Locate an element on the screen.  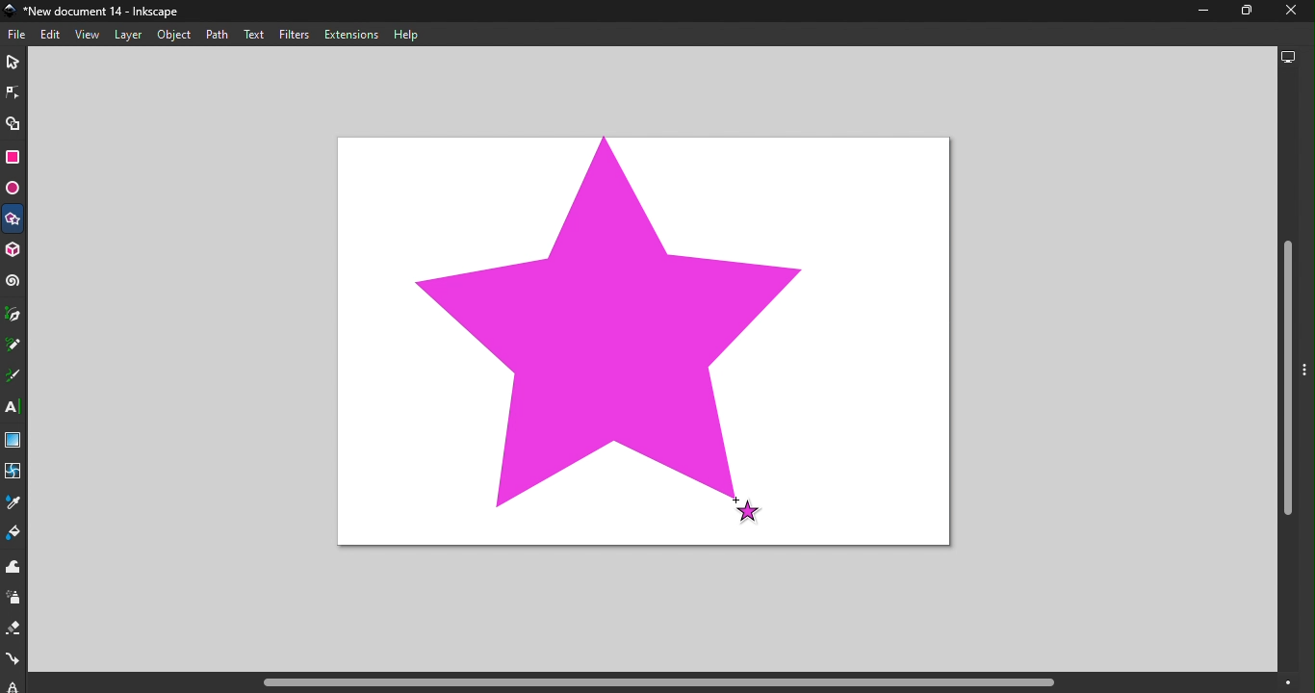
Canvas is located at coordinates (641, 344).